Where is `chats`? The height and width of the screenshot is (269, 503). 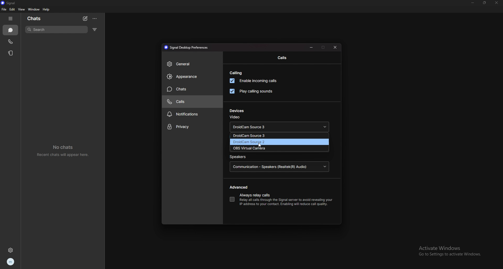
chats is located at coordinates (38, 18).